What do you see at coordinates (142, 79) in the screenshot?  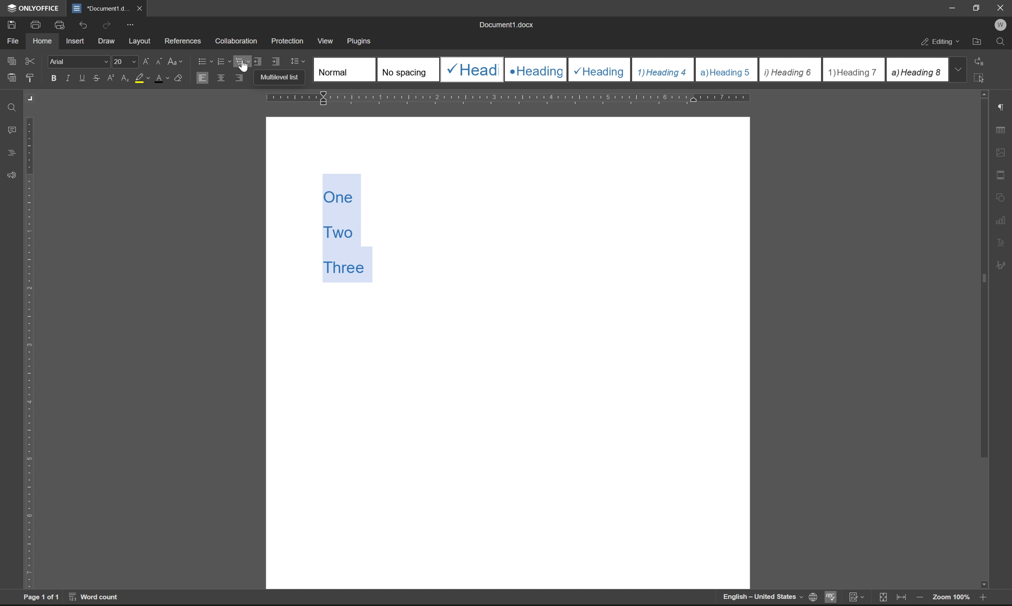 I see `background color` at bounding box center [142, 79].